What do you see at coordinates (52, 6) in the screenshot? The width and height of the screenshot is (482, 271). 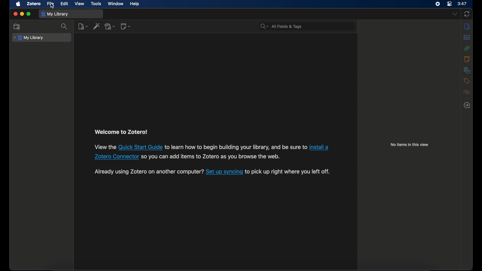 I see `cursor` at bounding box center [52, 6].